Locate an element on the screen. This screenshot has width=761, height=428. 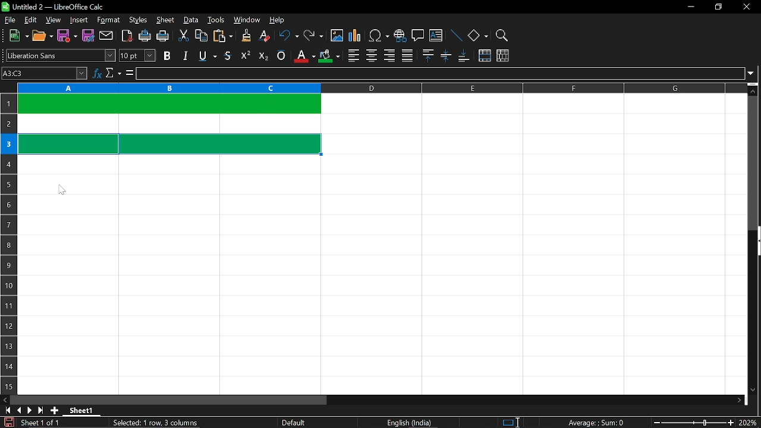
insert symbol is located at coordinates (379, 35).